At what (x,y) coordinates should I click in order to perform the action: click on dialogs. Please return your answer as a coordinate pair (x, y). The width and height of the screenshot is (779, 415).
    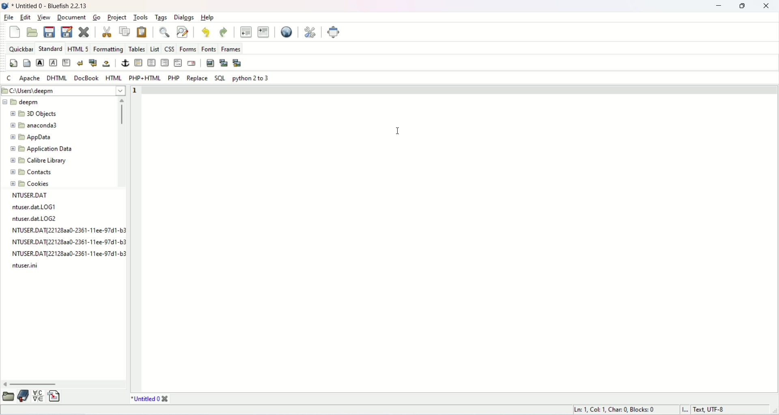
    Looking at the image, I should click on (183, 17).